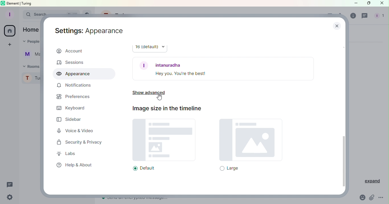 Image resolution: width=389 pixels, height=204 pixels. What do you see at coordinates (32, 15) in the screenshot?
I see `Search` at bounding box center [32, 15].